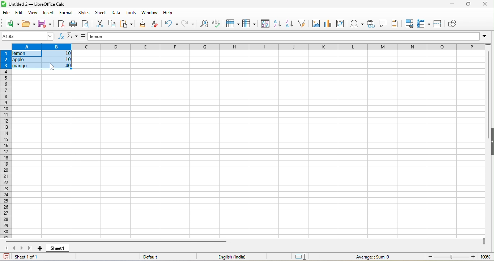 This screenshot has width=494, height=261. What do you see at coordinates (26, 257) in the screenshot?
I see `sheet 1 of 1` at bounding box center [26, 257].